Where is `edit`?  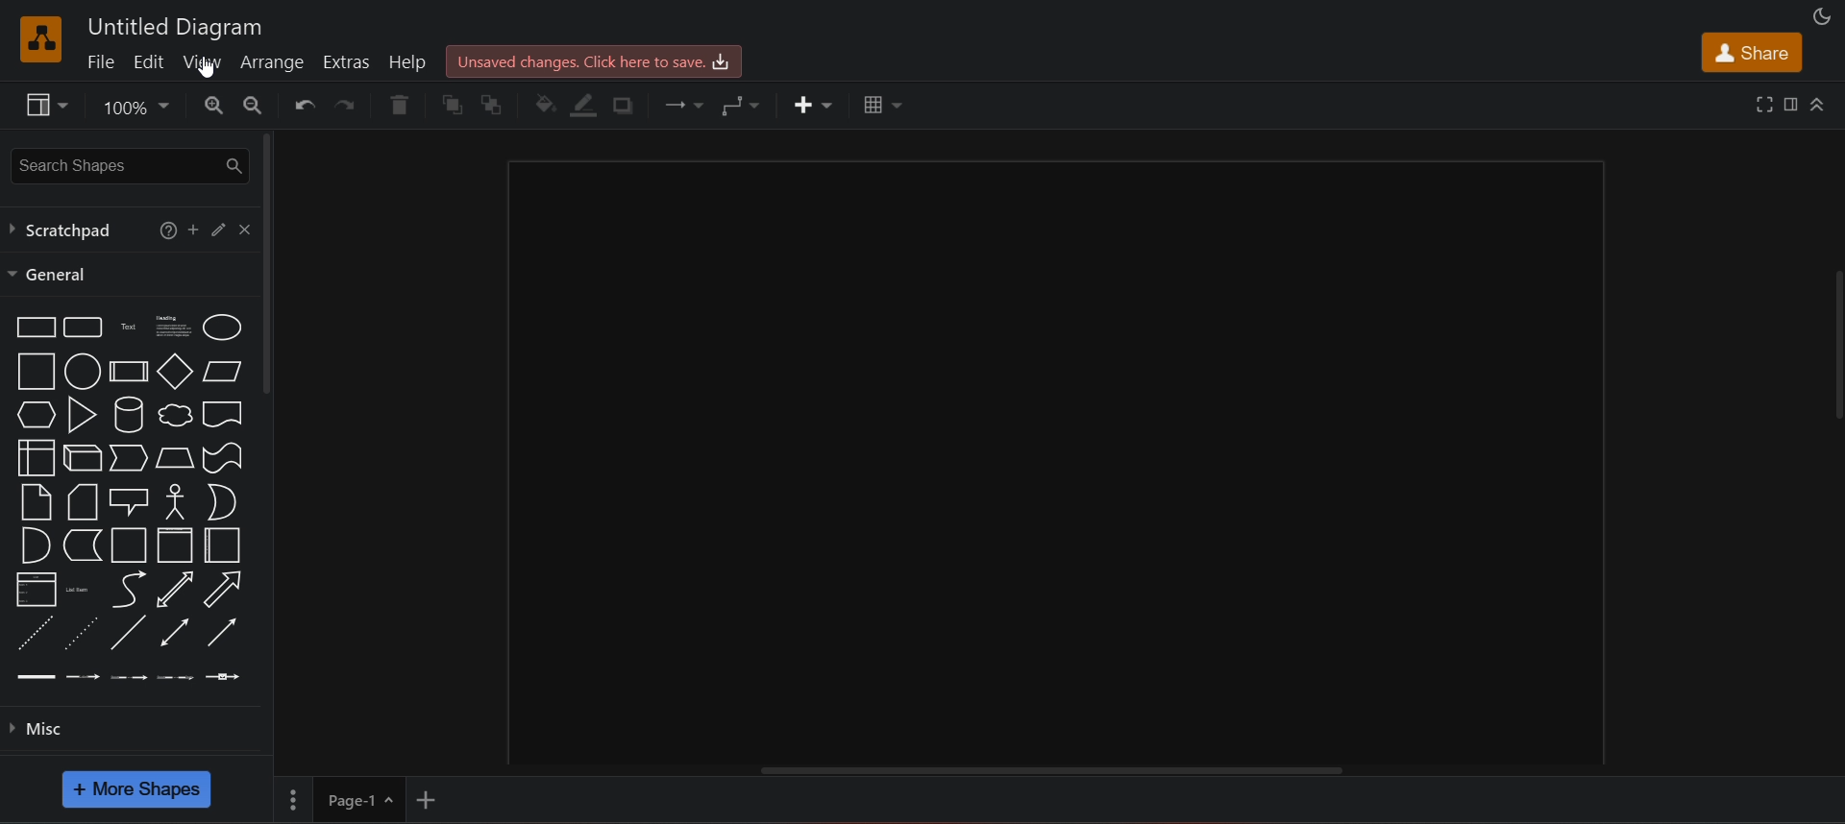
edit is located at coordinates (221, 228).